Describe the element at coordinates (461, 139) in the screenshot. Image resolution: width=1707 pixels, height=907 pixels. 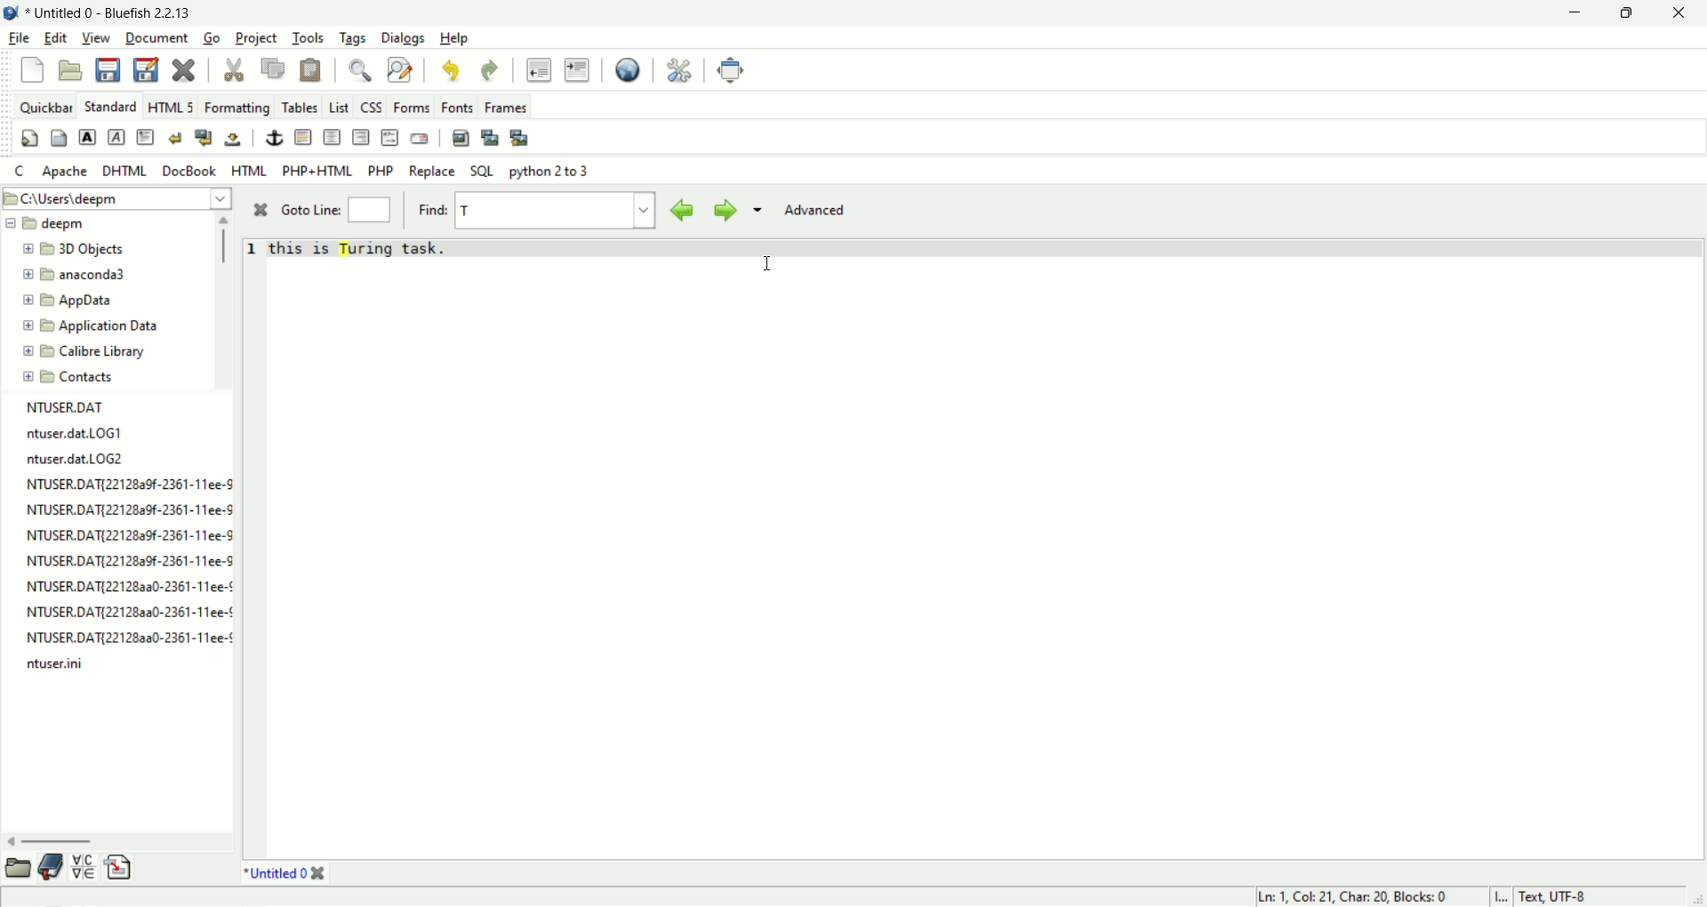
I see `insert image` at that location.